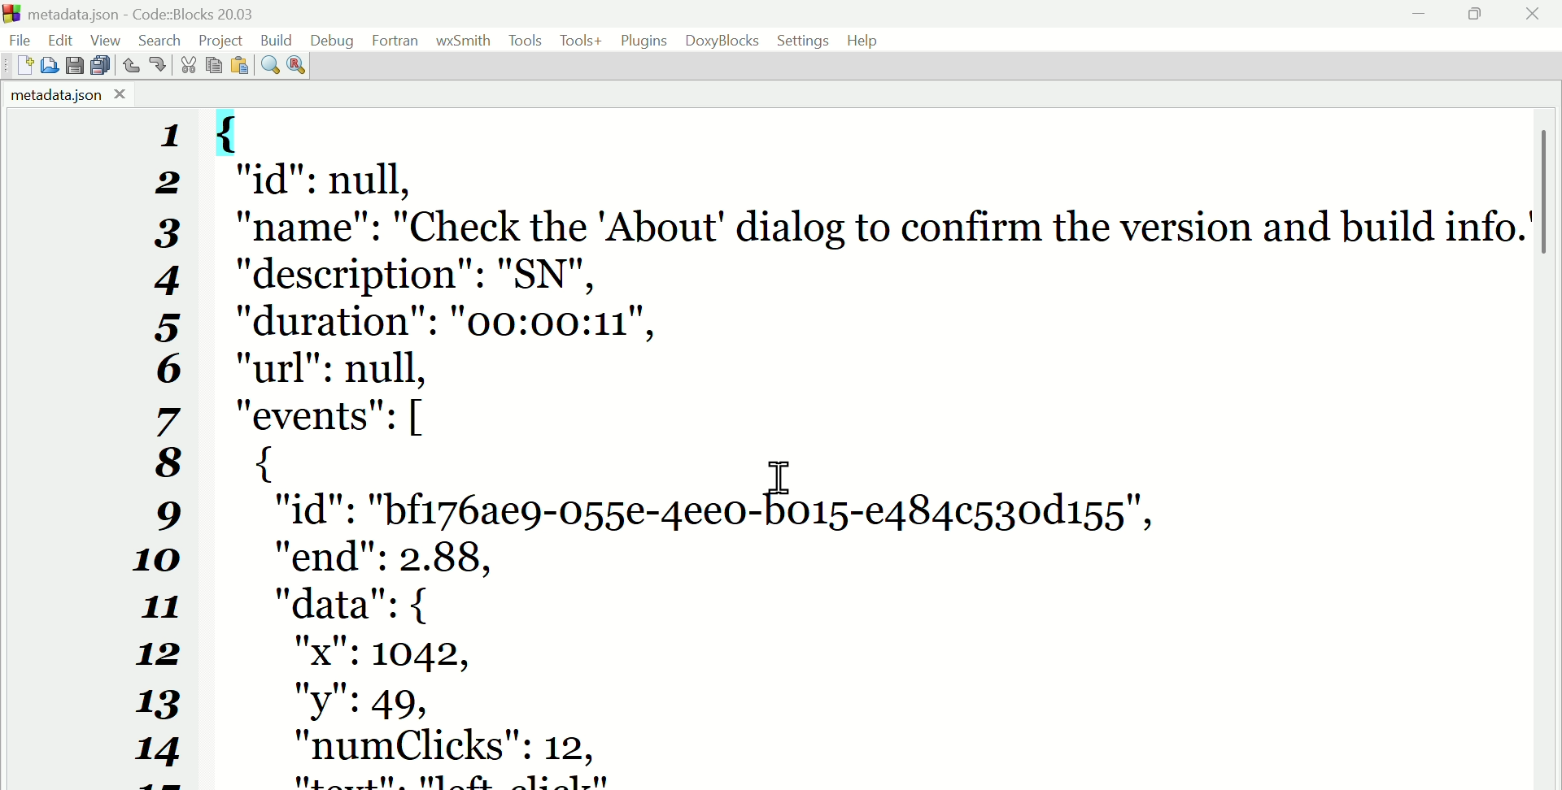 The width and height of the screenshot is (1562, 790). What do you see at coordinates (1420, 15) in the screenshot?
I see `minimise` at bounding box center [1420, 15].